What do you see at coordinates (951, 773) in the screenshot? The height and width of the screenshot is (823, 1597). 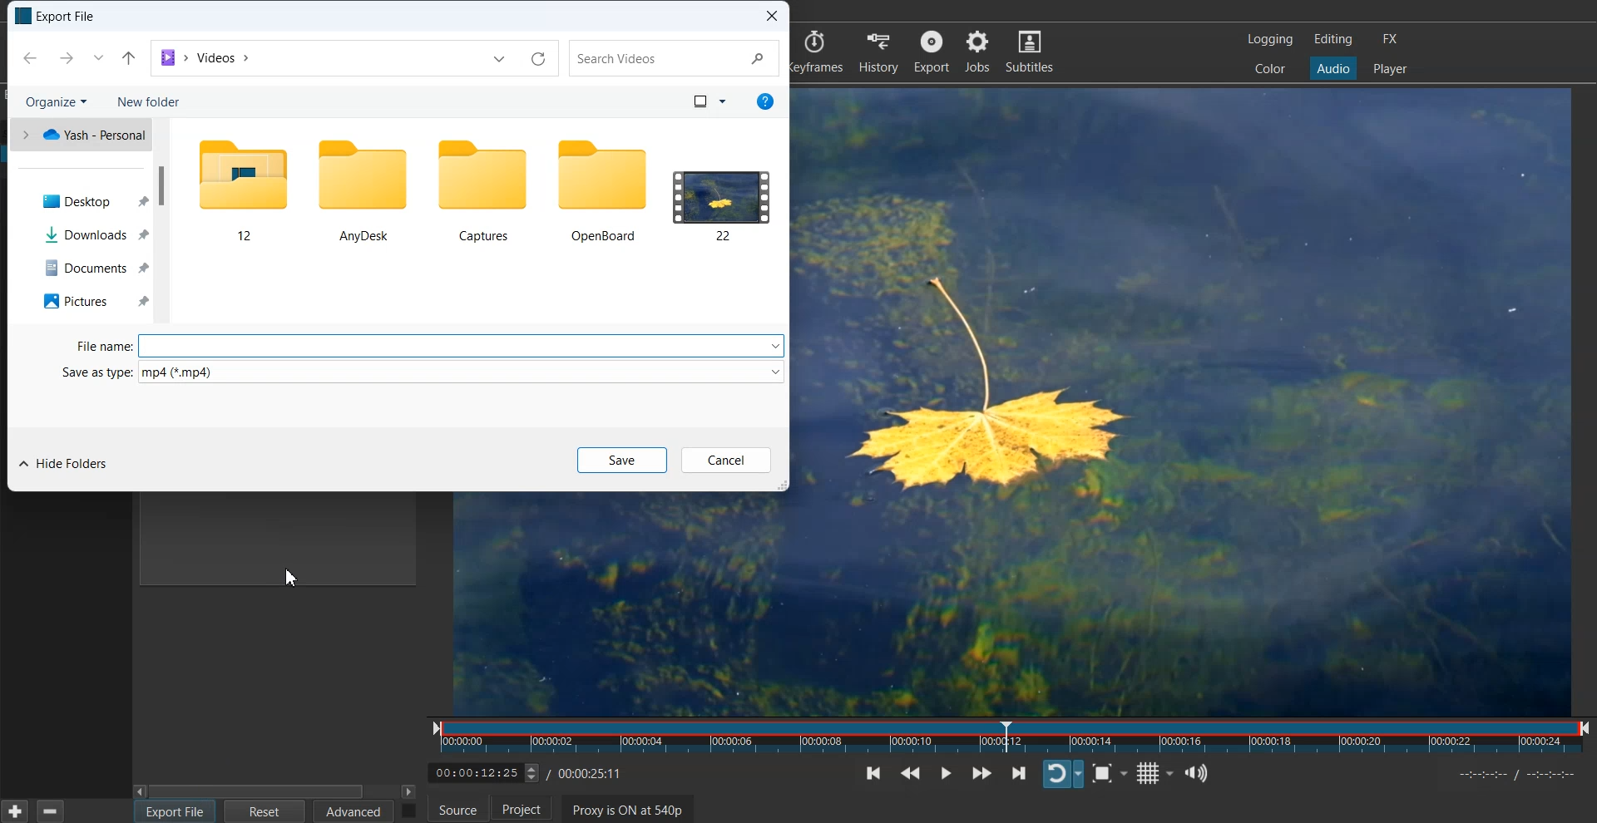 I see `Toggle play or pause` at bounding box center [951, 773].